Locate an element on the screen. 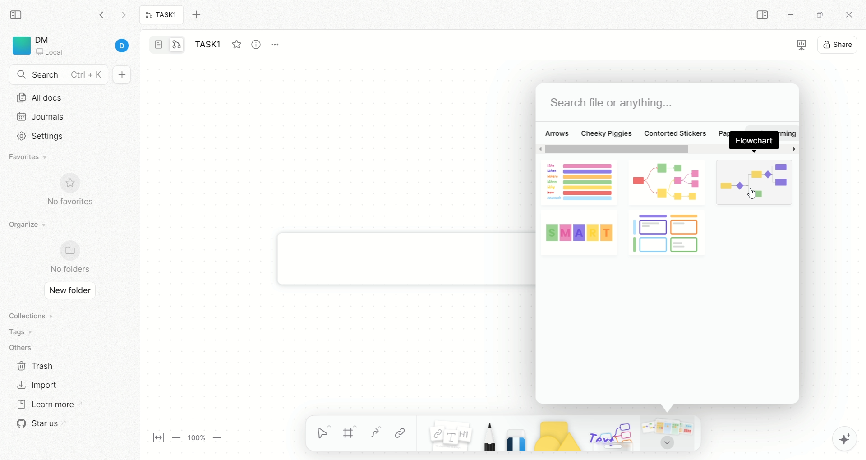 The width and height of the screenshot is (866, 460). task1 is located at coordinates (162, 16).